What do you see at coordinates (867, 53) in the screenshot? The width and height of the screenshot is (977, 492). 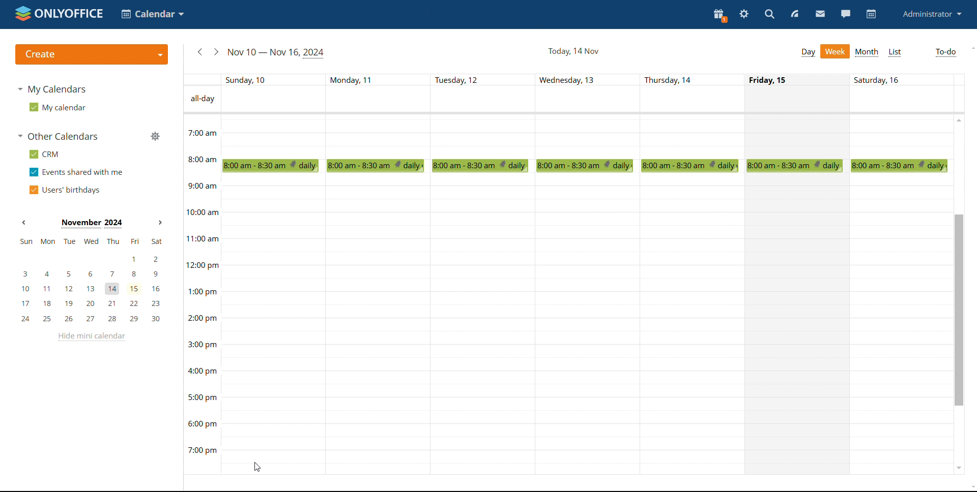 I see `month view` at bounding box center [867, 53].